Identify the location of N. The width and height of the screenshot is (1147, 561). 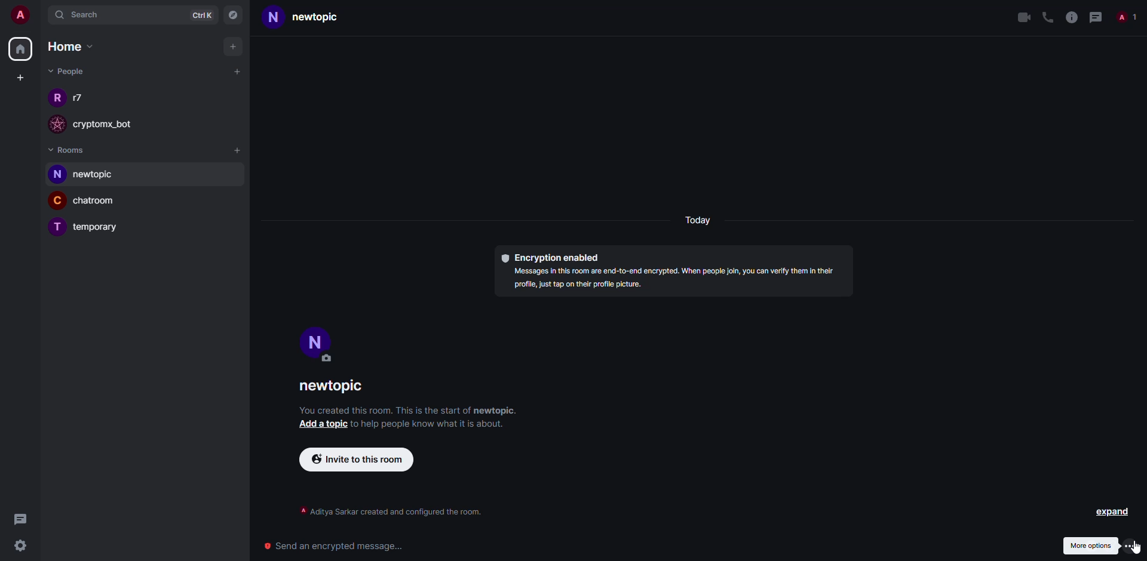
(57, 175).